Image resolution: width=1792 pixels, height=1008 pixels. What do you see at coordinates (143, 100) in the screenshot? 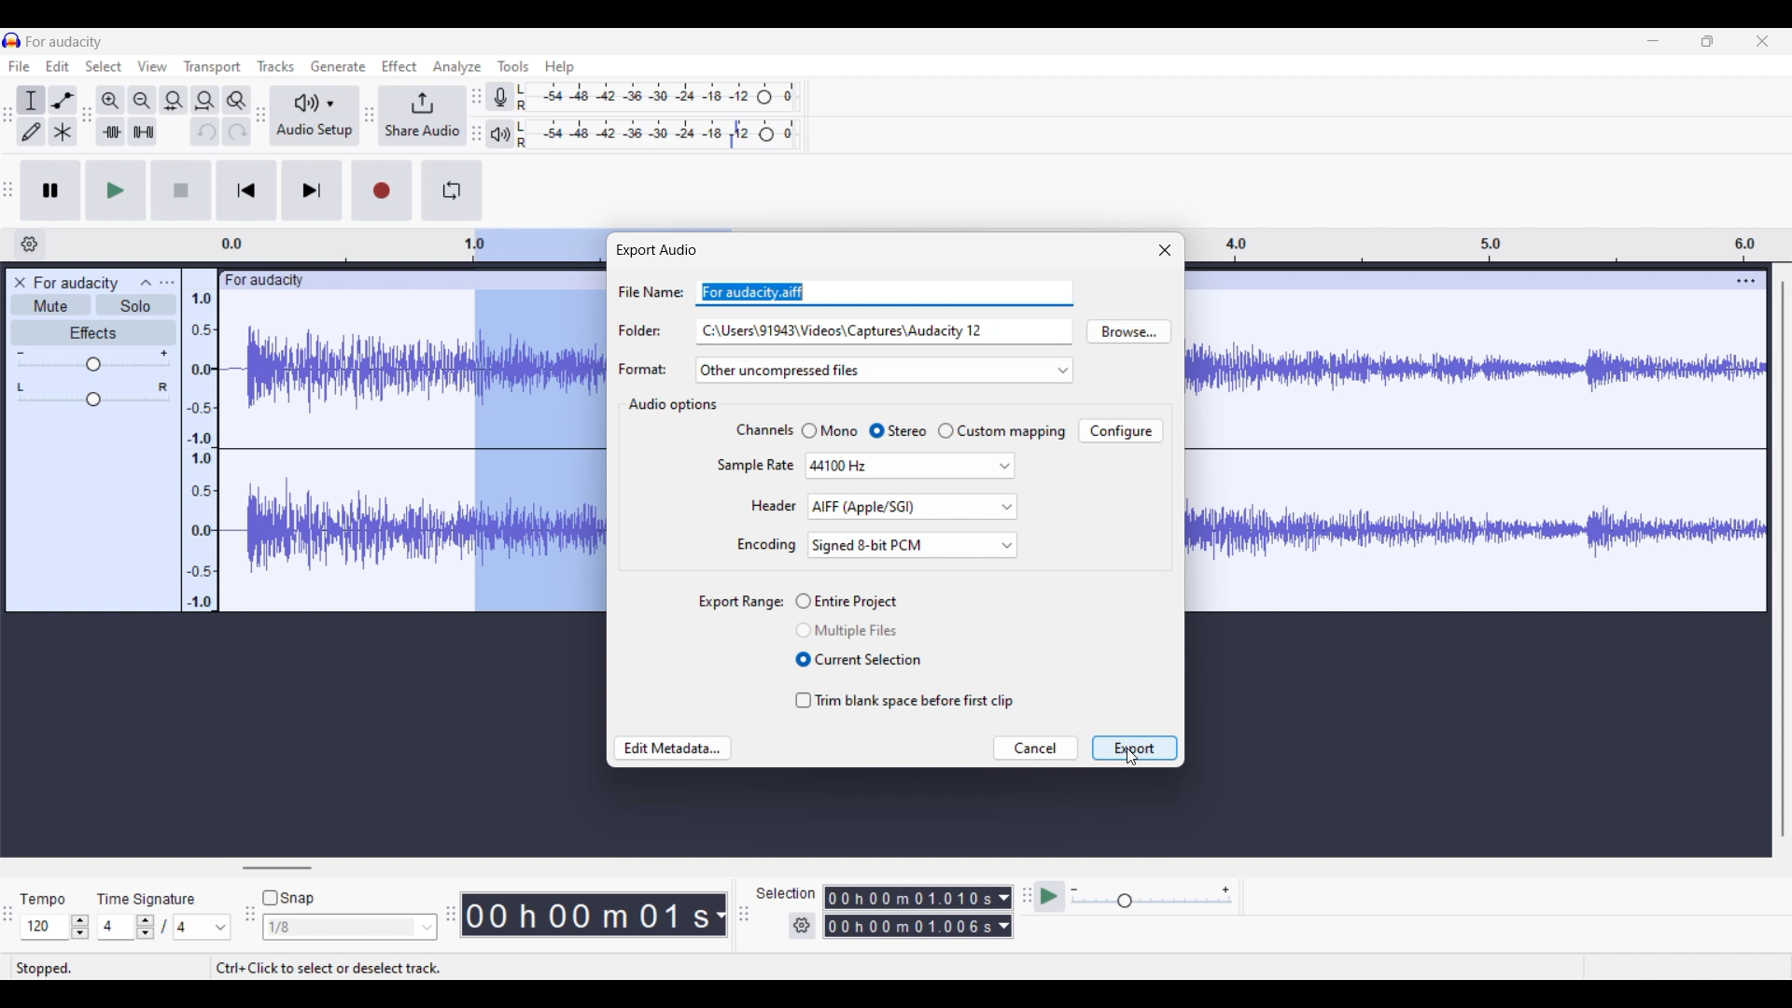
I see `Zoom out` at bounding box center [143, 100].